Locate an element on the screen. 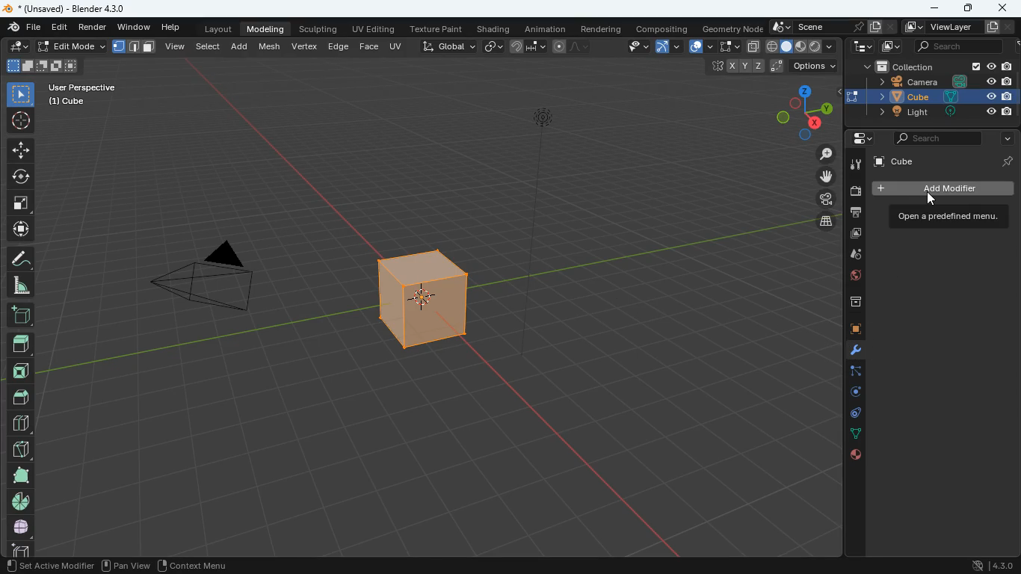  edit mode is located at coordinates (70, 47).